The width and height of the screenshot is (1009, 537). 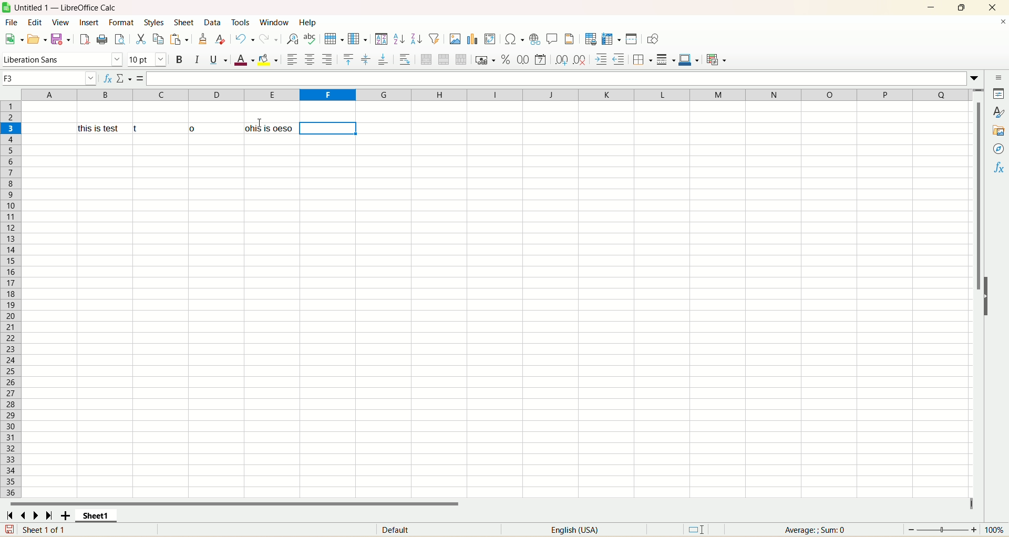 What do you see at coordinates (813, 530) in the screenshot?
I see `average` at bounding box center [813, 530].